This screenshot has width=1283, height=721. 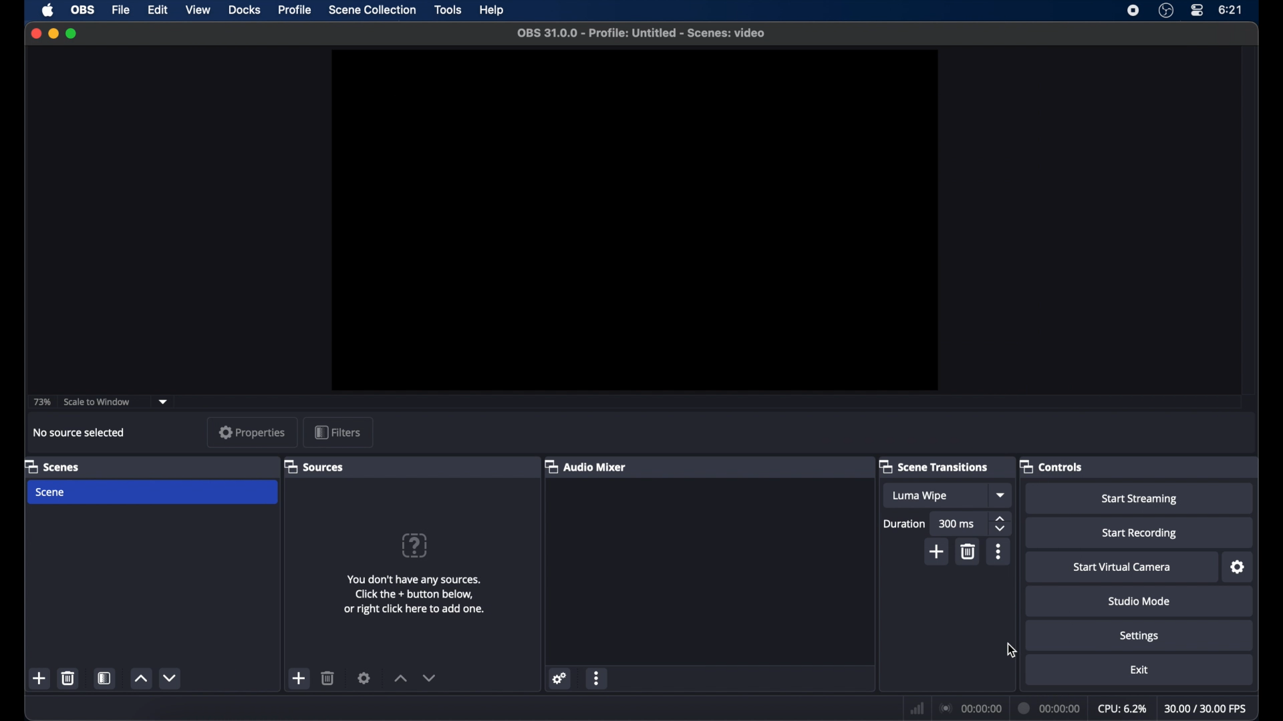 What do you see at coordinates (1047, 707) in the screenshot?
I see `duration` at bounding box center [1047, 707].